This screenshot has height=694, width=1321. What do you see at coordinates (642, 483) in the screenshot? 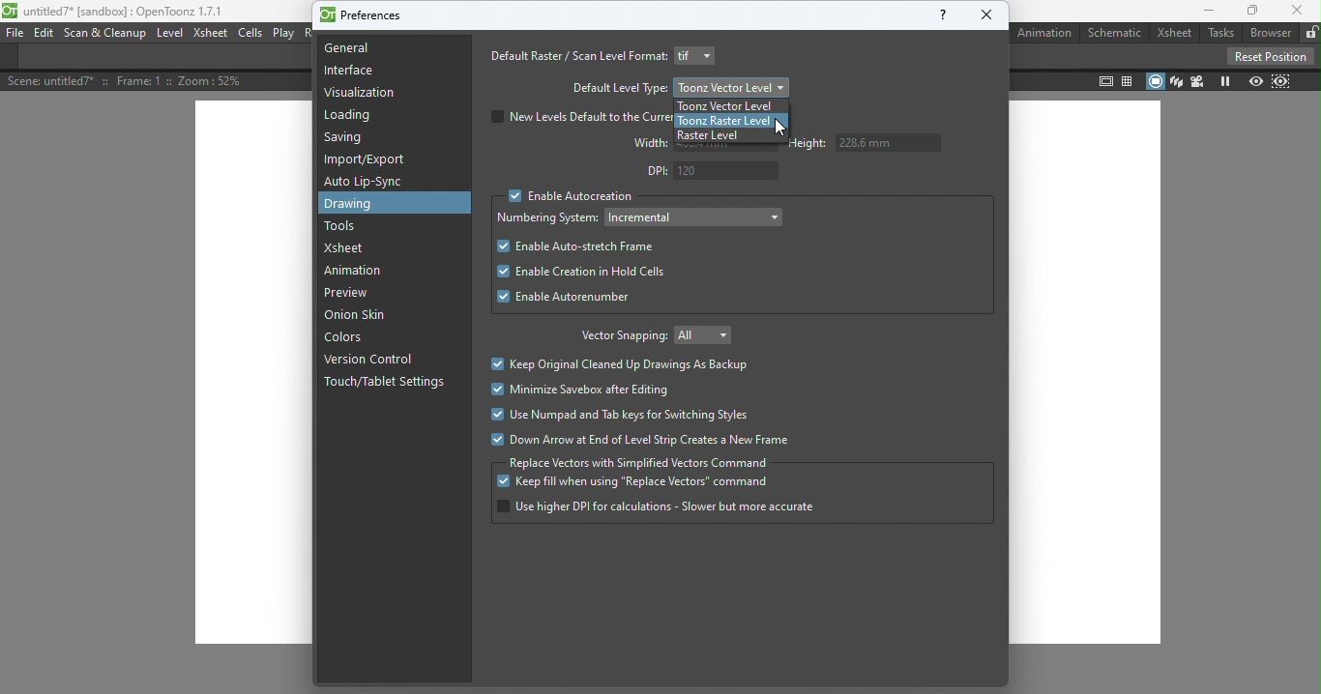
I see `Keep fill when using "Replace vectors"" command` at bounding box center [642, 483].